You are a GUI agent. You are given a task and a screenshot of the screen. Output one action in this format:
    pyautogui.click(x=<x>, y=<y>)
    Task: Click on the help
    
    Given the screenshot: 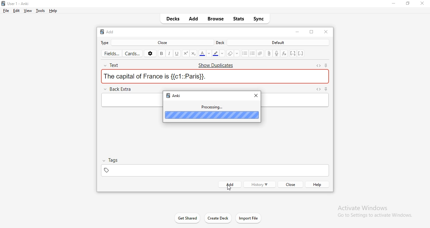 What is the action you would take?
    pyautogui.click(x=318, y=184)
    